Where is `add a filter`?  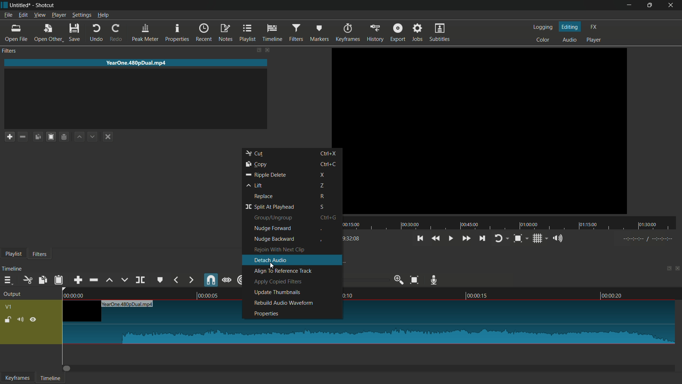
add a filter is located at coordinates (9, 137).